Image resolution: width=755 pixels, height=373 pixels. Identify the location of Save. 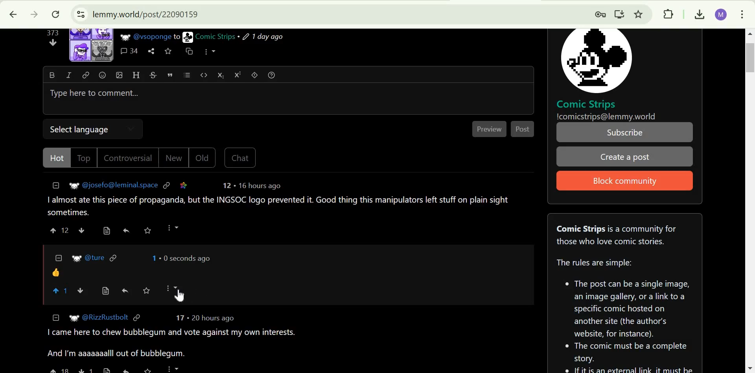
(168, 51).